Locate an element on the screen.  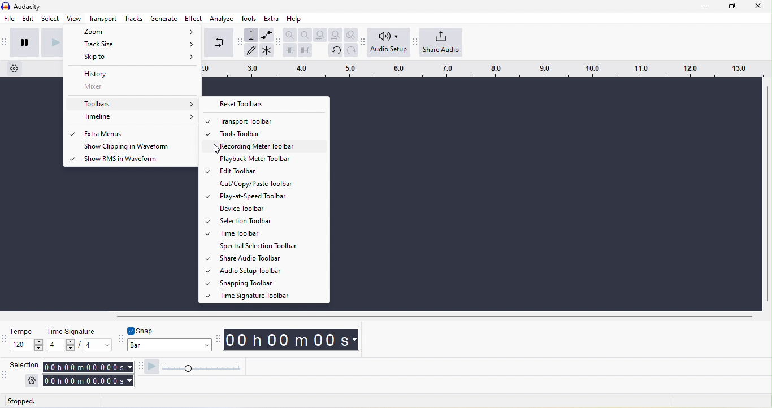
selection end time is located at coordinates (89, 381).